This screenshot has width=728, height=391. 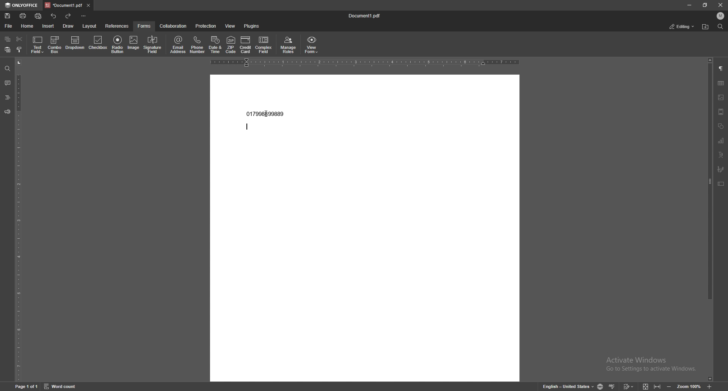 What do you see at coordinates (646, 386) in the screenshot?
I see `fit to screen` at bounding box center [646, 386].